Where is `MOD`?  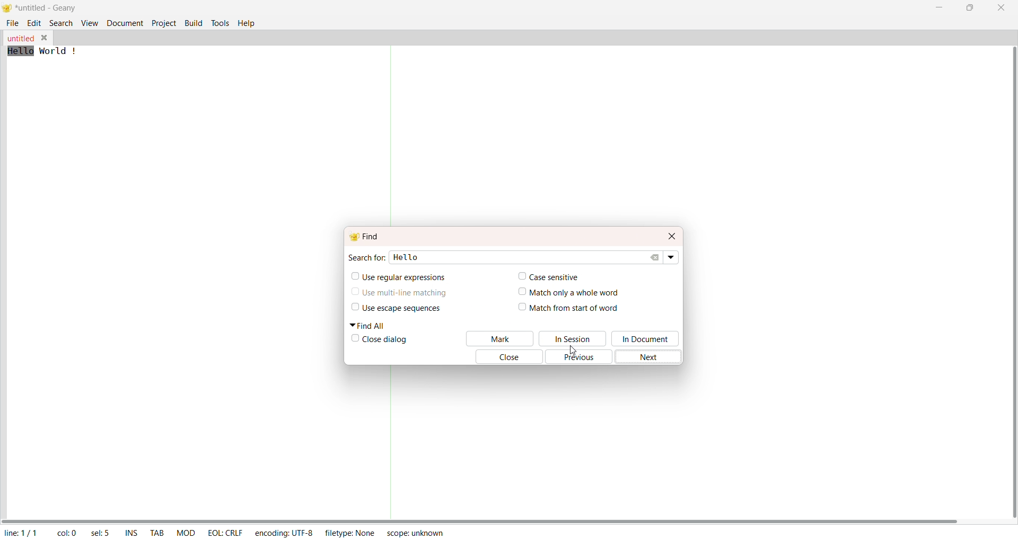 MOD is located at coordinates (186, 532).